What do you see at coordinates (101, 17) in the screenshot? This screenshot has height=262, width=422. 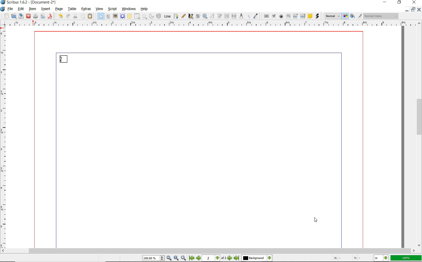 I see `select` at bounding box center [101, 17].